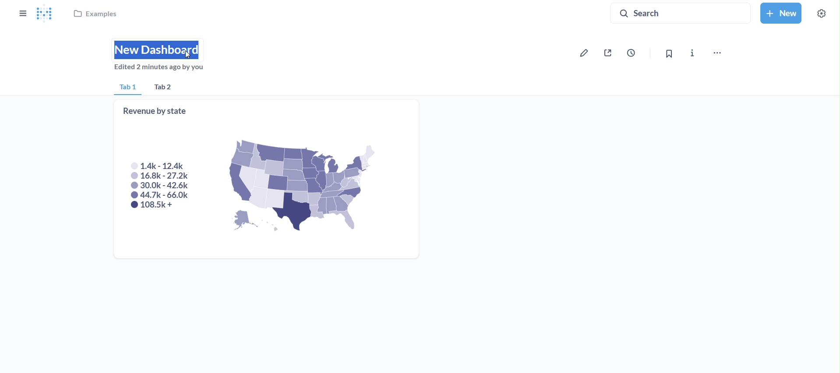 Image resolution: width=840 pixels, height=373 pixels. I want to click on search, so click(680, 13).